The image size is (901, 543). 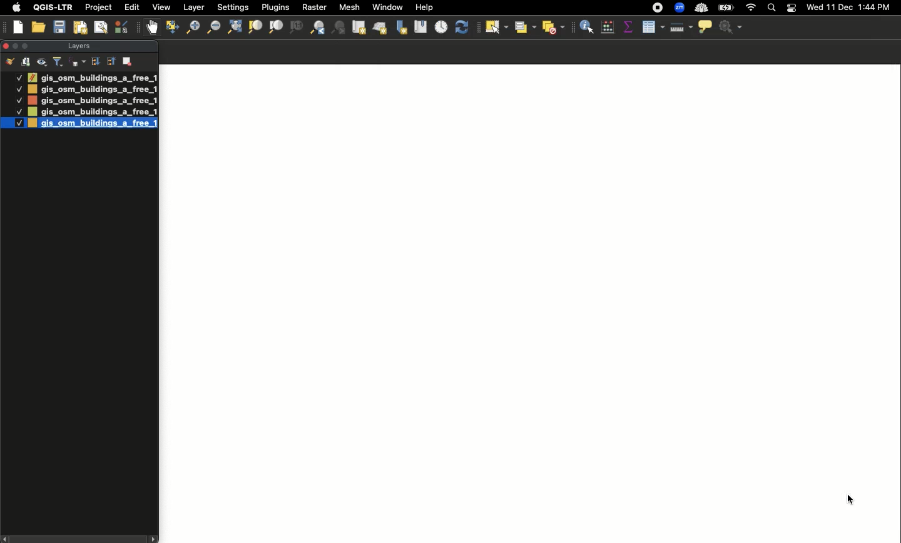 I want to click on Show layout manager, so click(x=100, y=28).